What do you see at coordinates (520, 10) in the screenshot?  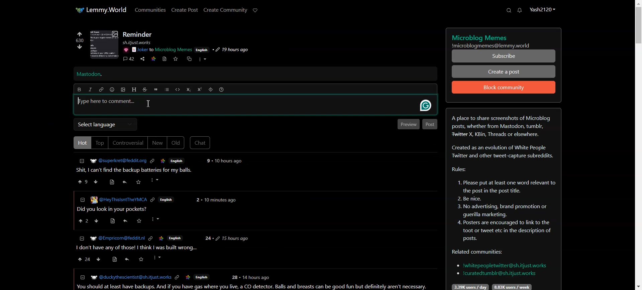 I see `Unread Messages` at bounding box center [520, 10].